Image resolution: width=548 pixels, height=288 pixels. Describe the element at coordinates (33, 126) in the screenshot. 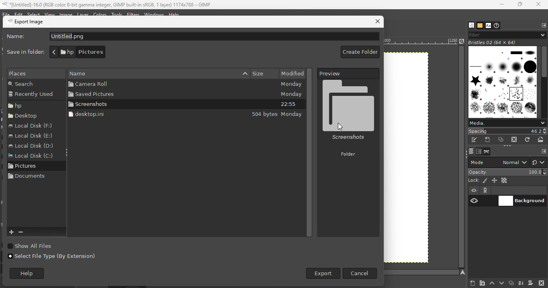

I see `Local dsk (F:)` at that location.